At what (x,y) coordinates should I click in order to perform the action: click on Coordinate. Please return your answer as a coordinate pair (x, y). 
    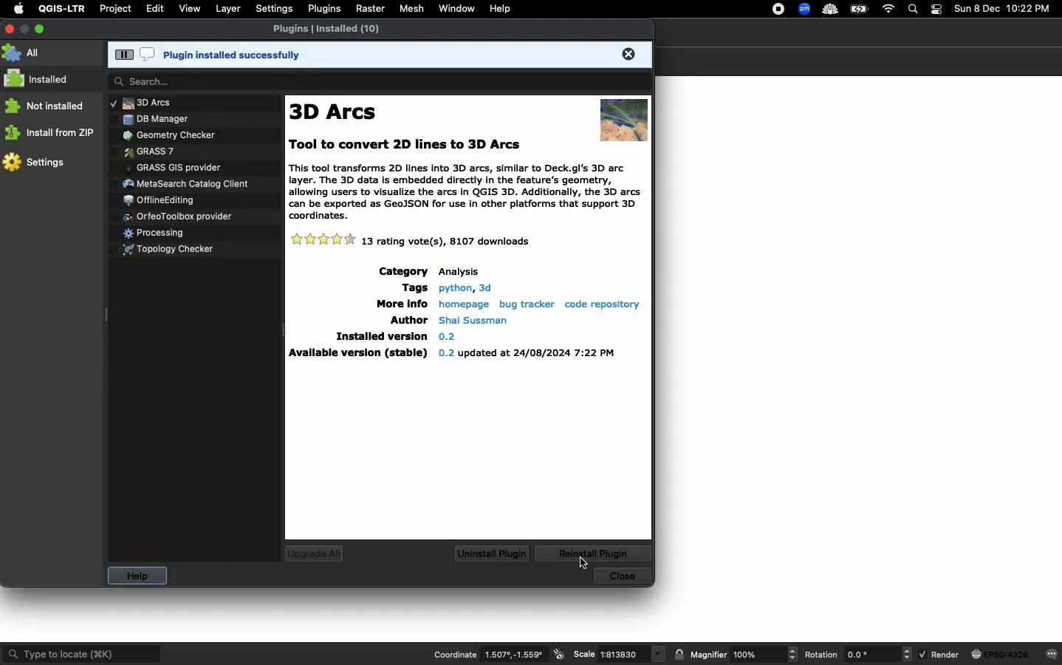
    Looking at the image, I should click on (455, 654).